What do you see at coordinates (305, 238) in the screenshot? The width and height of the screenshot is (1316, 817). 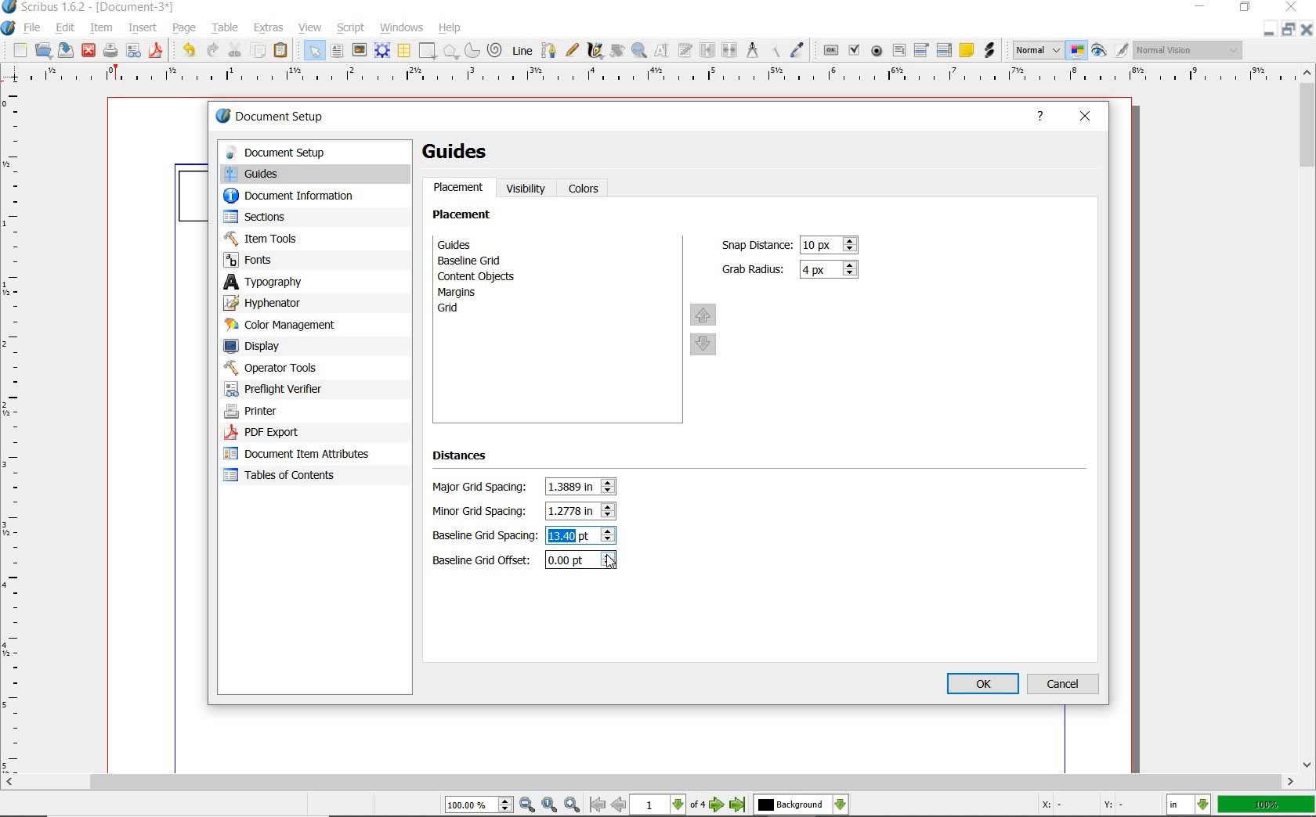 I see `item tools` at bounding box center [305, 238].